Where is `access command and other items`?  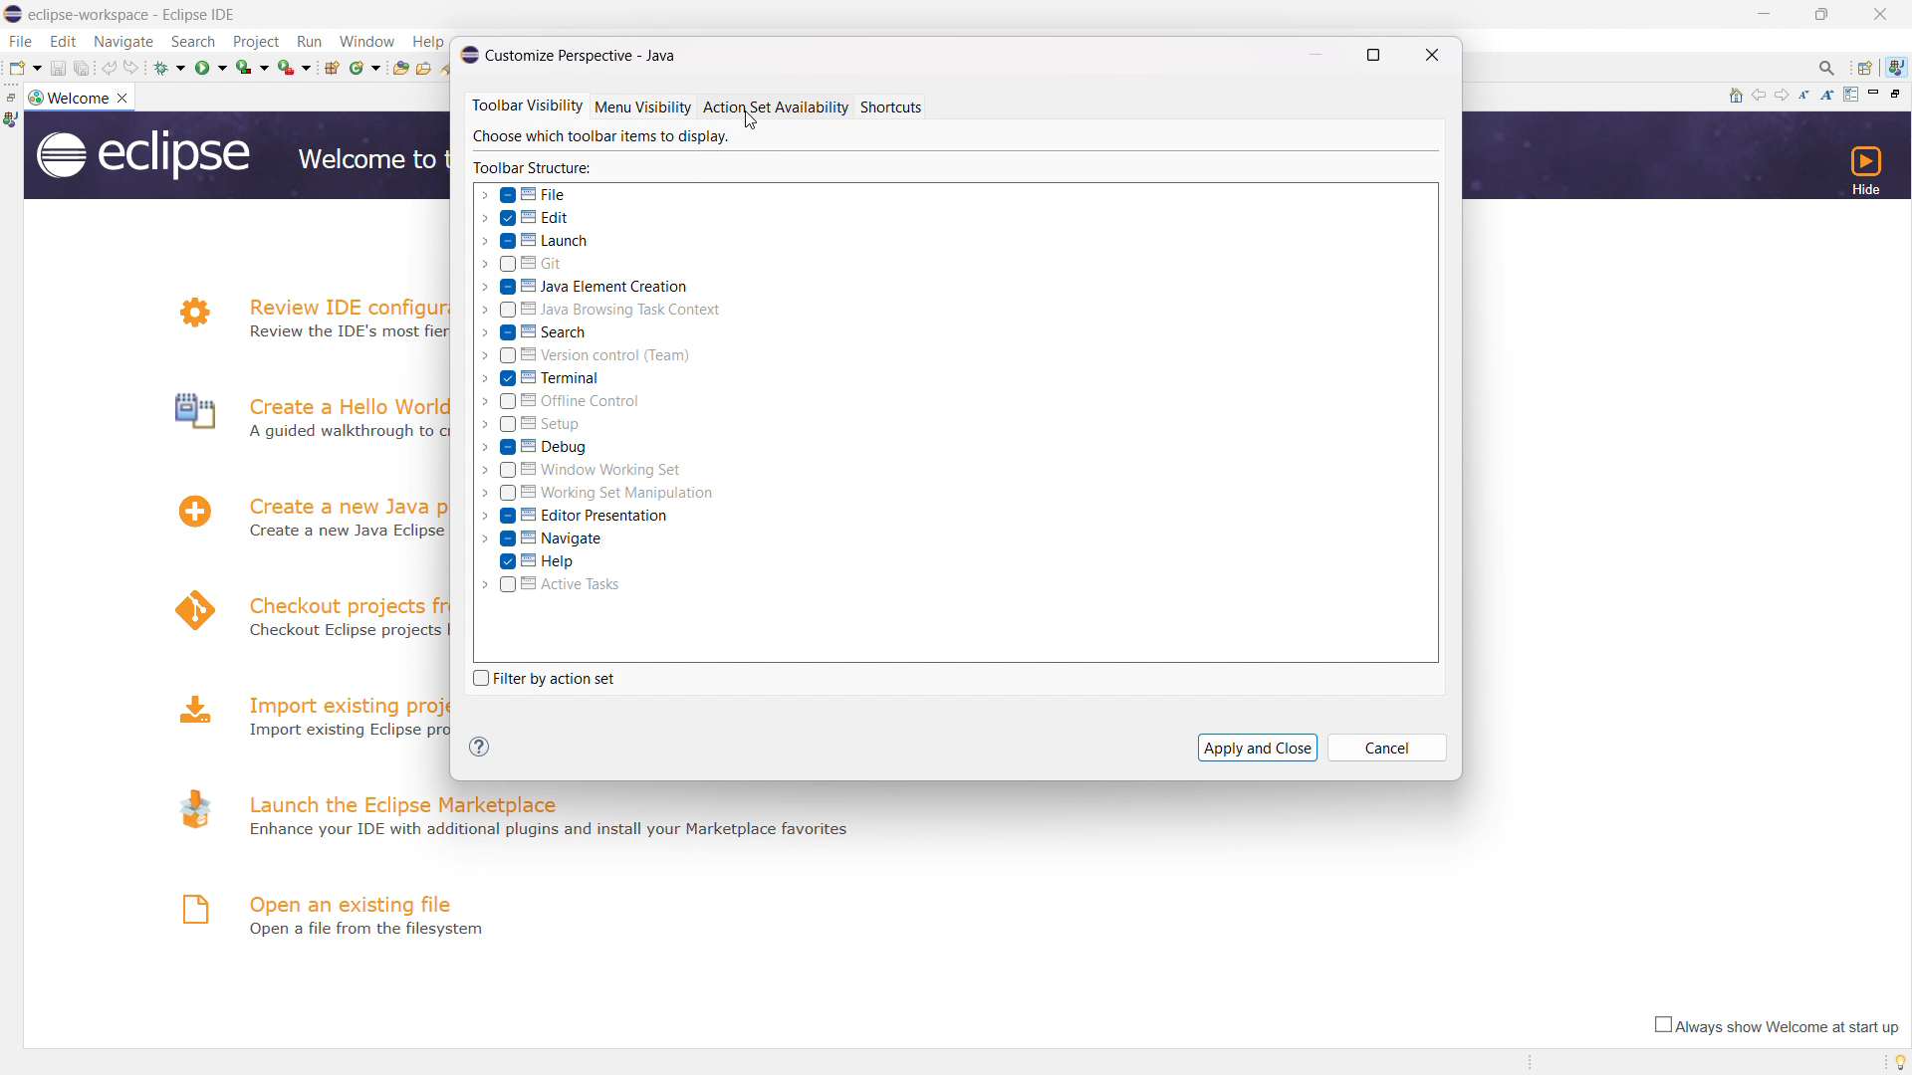
access command and other items is located at coordinates (1828, 69).